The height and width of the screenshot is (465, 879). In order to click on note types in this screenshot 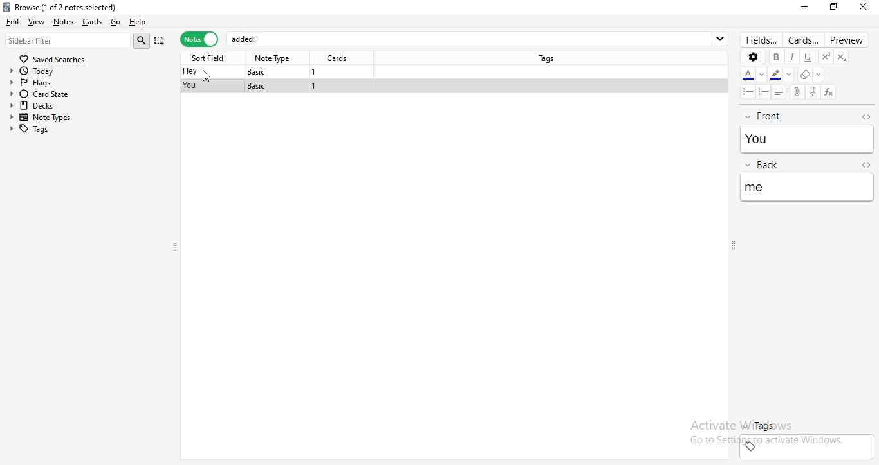, I will do `click(44, 118)`.